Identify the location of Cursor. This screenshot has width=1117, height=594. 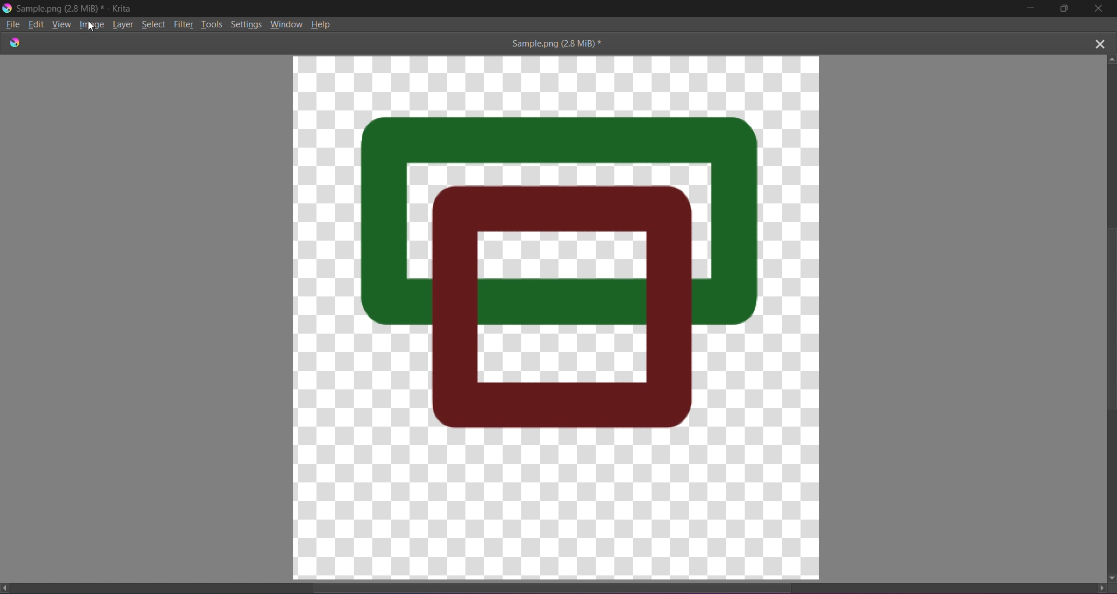
(93, 26).